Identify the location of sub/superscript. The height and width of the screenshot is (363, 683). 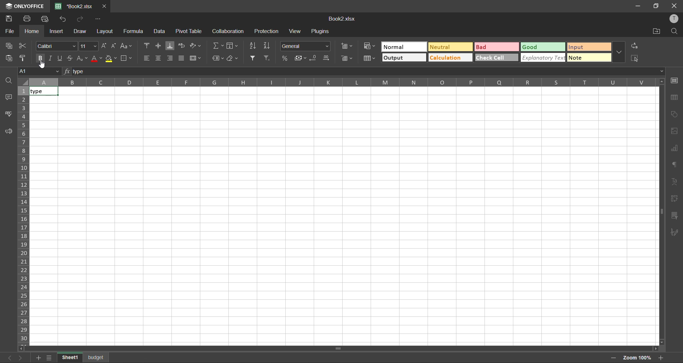
(80, 59).